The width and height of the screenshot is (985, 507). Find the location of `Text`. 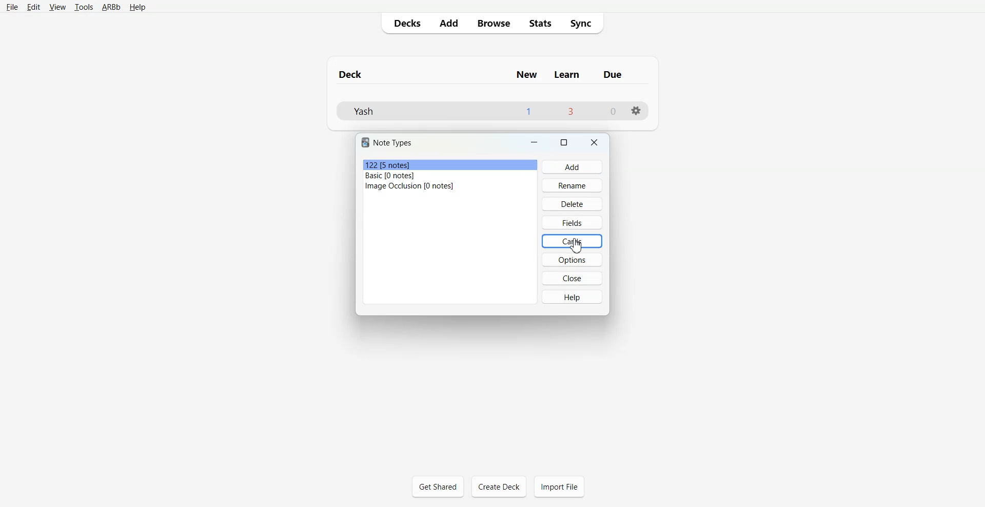

Text is located at coordinates (387, 143).